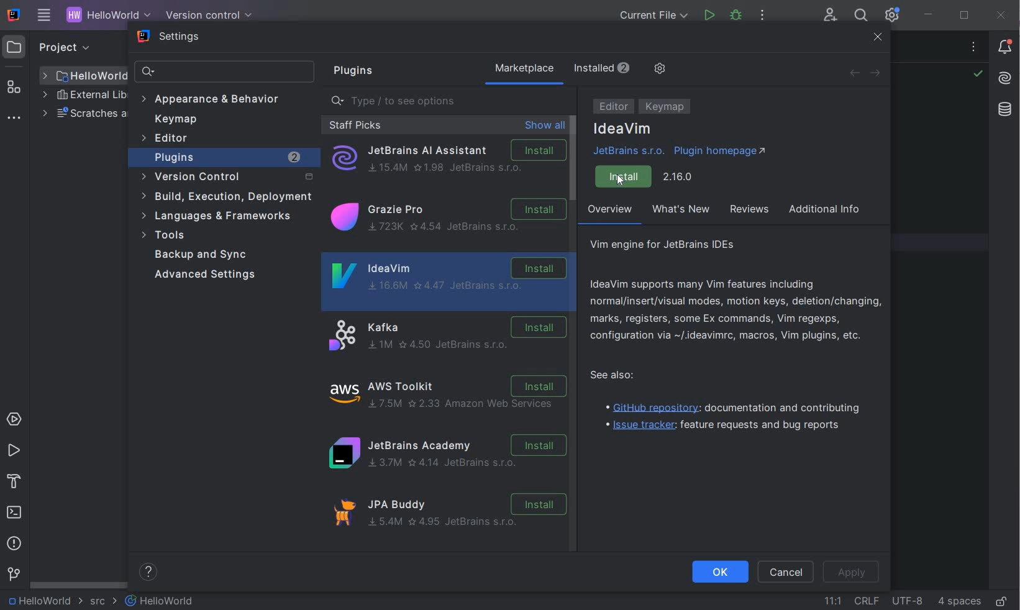  Describe the element at coordinates (170, 38) in the screenshot. I see `settings` at that location.